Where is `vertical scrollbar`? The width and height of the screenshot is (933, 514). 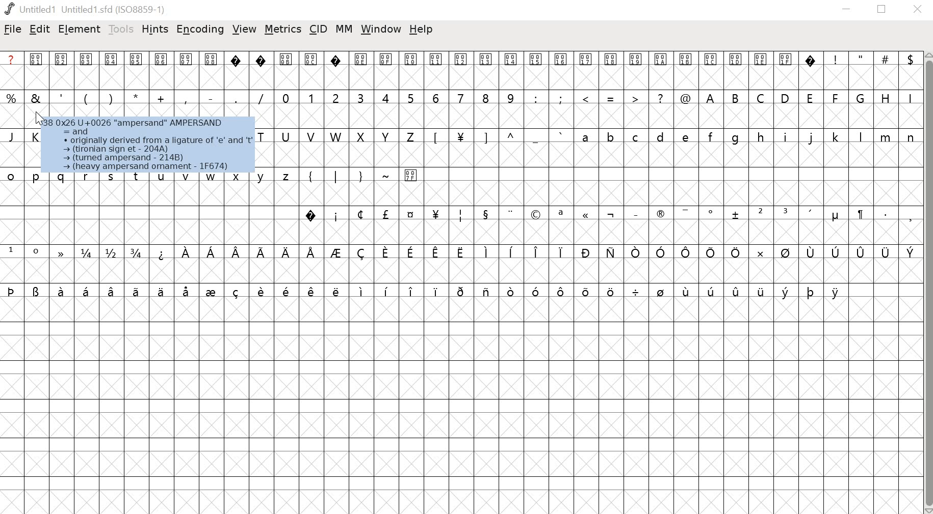
vertical scrollbar is located at coordinates (927, 282).